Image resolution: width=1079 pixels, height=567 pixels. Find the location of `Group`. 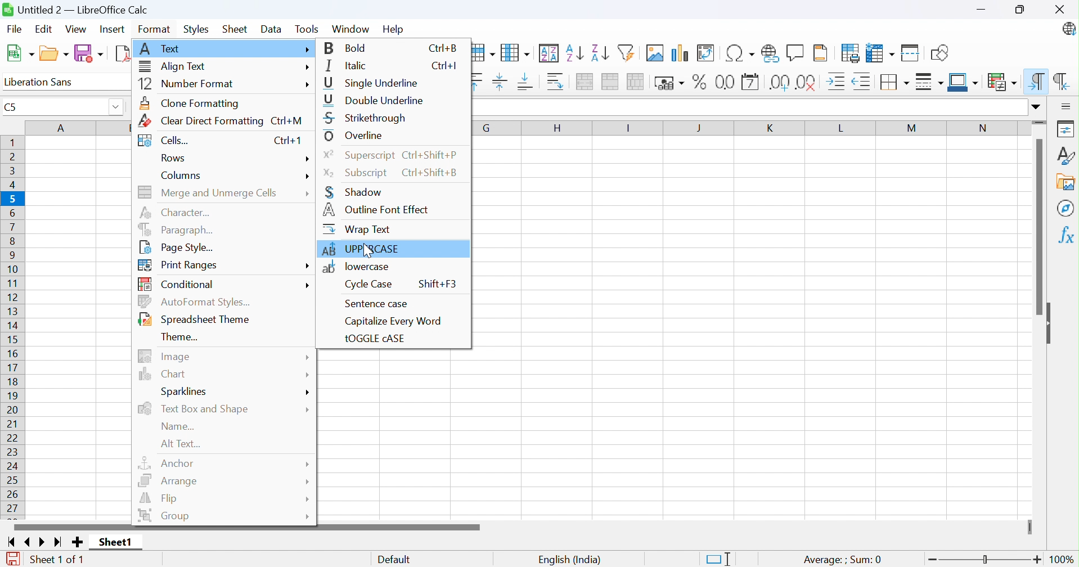

Group is located at coordinates (165, 515).